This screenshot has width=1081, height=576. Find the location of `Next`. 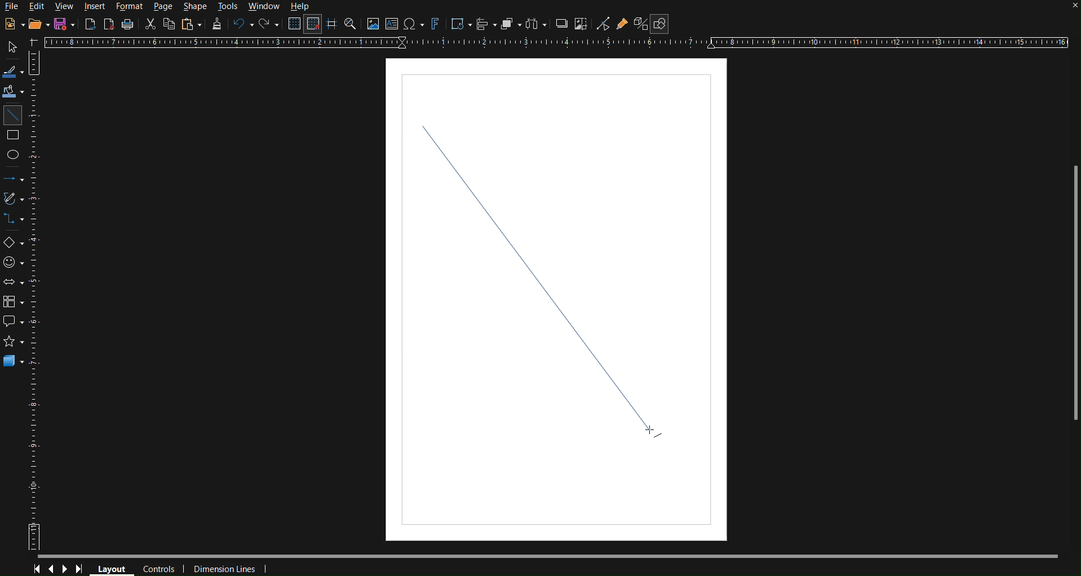

Next is located at coordinates (65, 568).